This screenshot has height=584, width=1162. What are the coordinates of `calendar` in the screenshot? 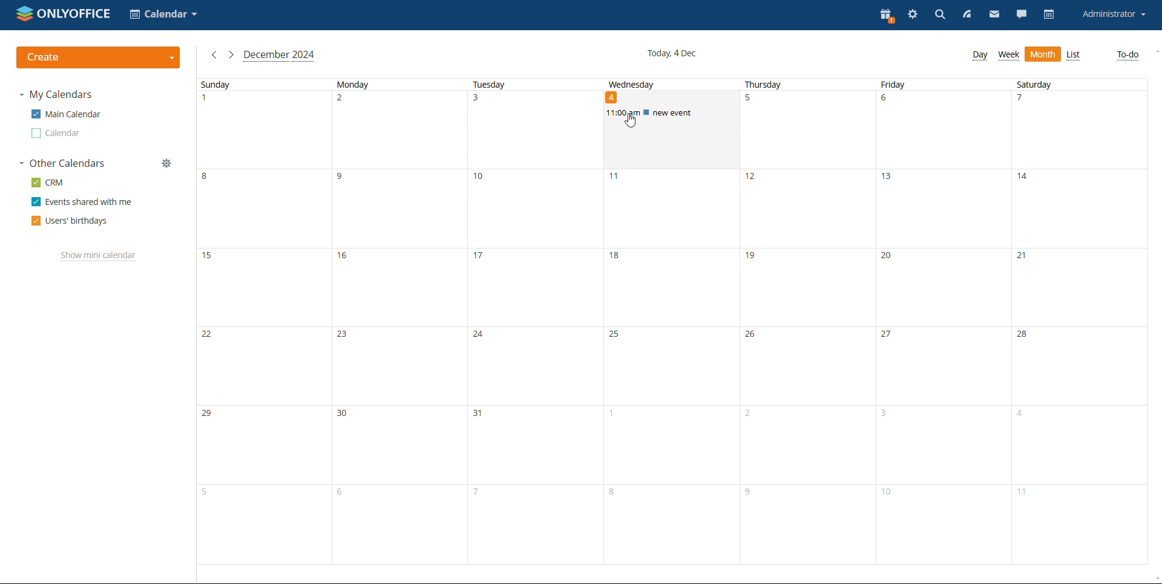 It's located at (55, 134).